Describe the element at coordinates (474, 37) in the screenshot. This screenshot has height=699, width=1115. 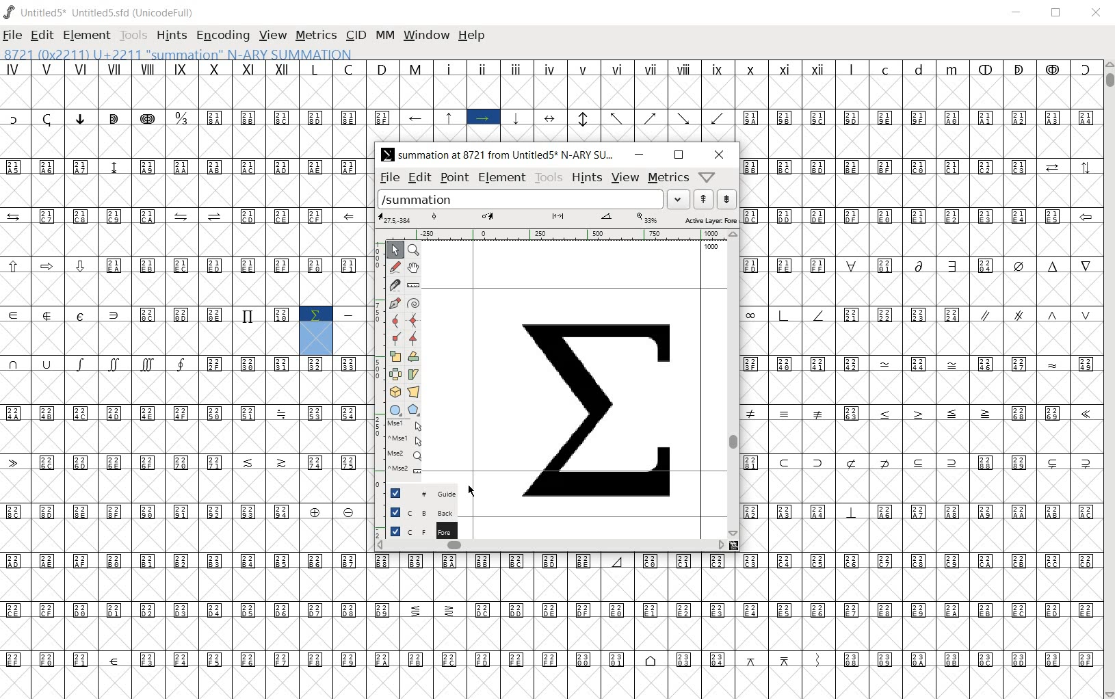
I see `HELP` at that location.